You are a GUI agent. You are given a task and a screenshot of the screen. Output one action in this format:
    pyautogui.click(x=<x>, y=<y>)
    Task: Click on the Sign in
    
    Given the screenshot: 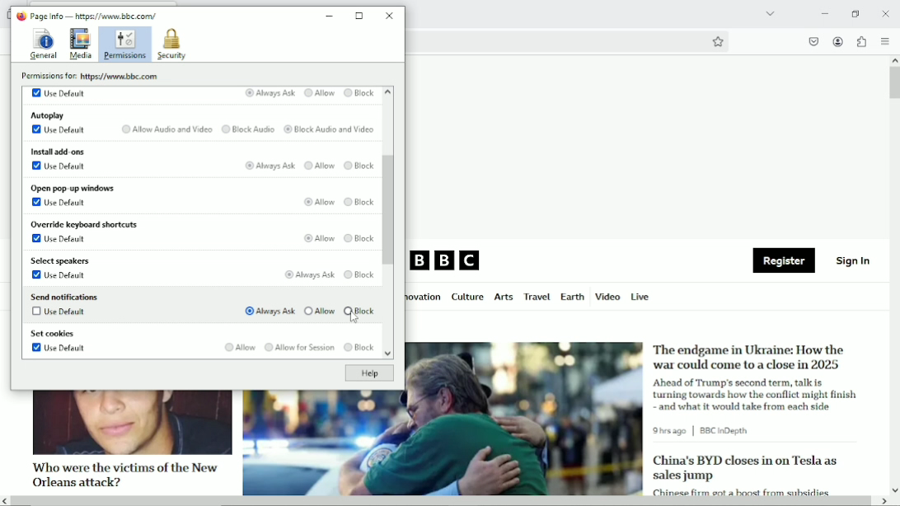 What is the action you would take?
    pyautogui.click(x=854, y=260)
    